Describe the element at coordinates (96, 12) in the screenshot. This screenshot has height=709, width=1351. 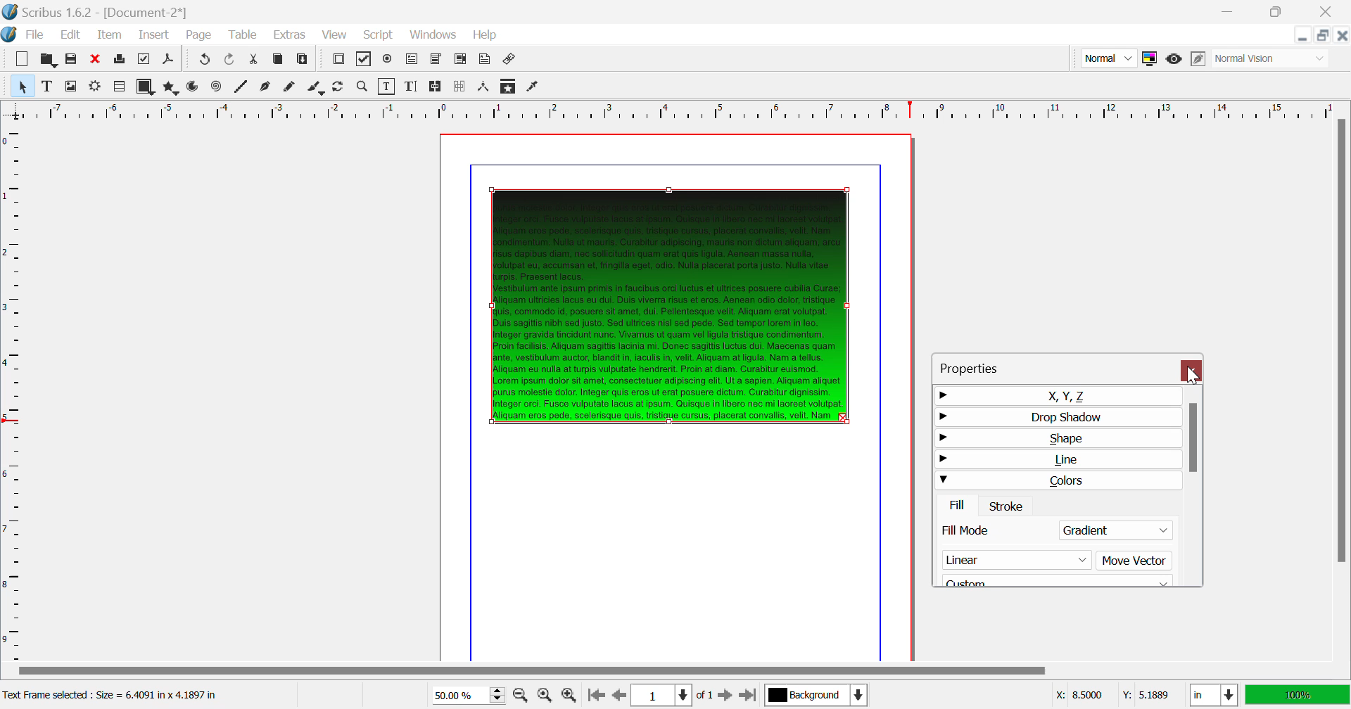
I see `Scribus 1.62 - [Document-2*]` at that location.